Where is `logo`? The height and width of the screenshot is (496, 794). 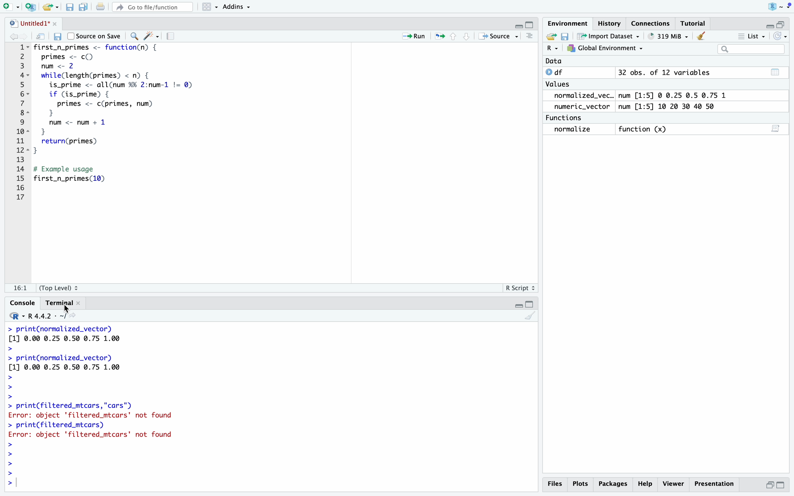
logo is located at coordinates (15, 7).